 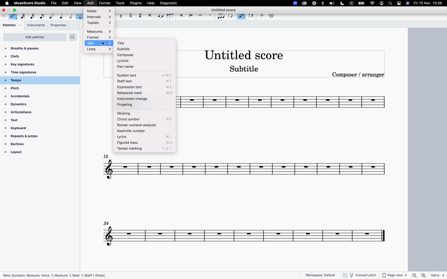 I want to click on roman numeral analysis, so click(x=144, y=125).